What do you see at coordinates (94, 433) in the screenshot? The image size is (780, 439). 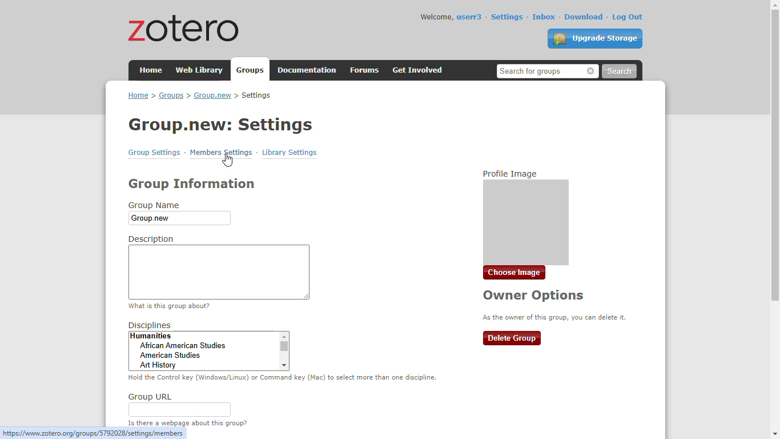 I see `link` at bounding box center [94, 433].